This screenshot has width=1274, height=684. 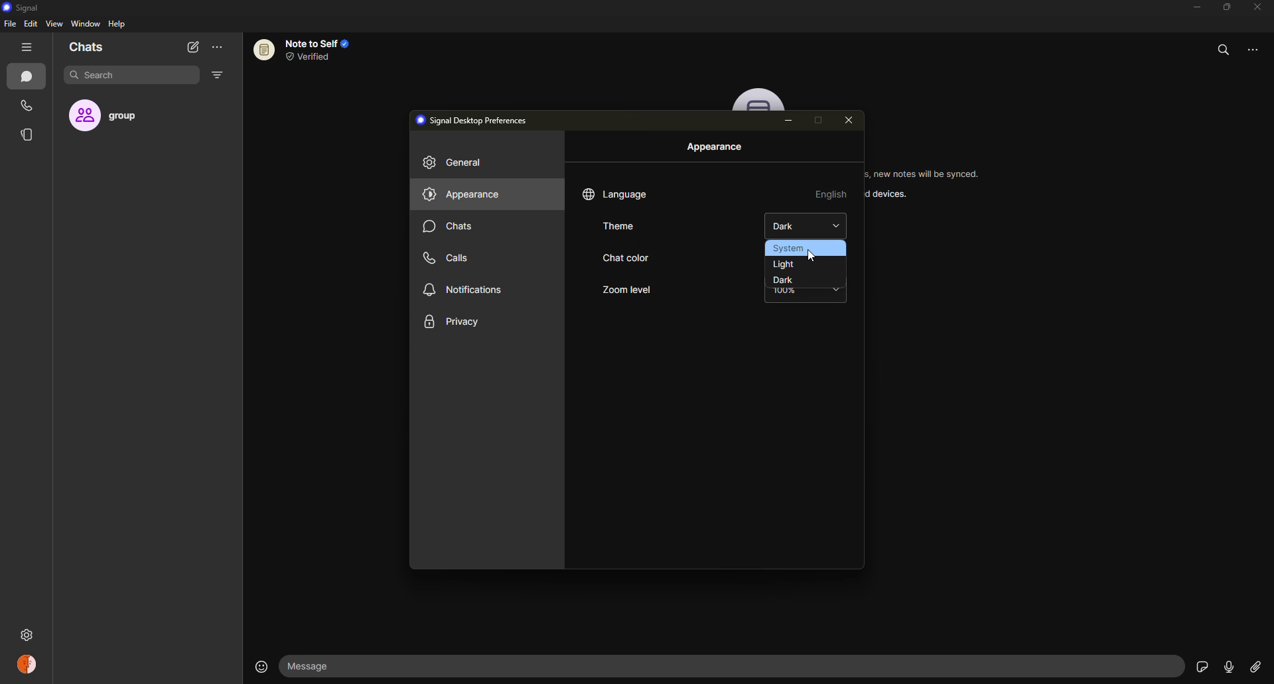 What do you see at coordinates (26, 635) in the screenshot?
I see `settings` at bounding box center [26, 635].